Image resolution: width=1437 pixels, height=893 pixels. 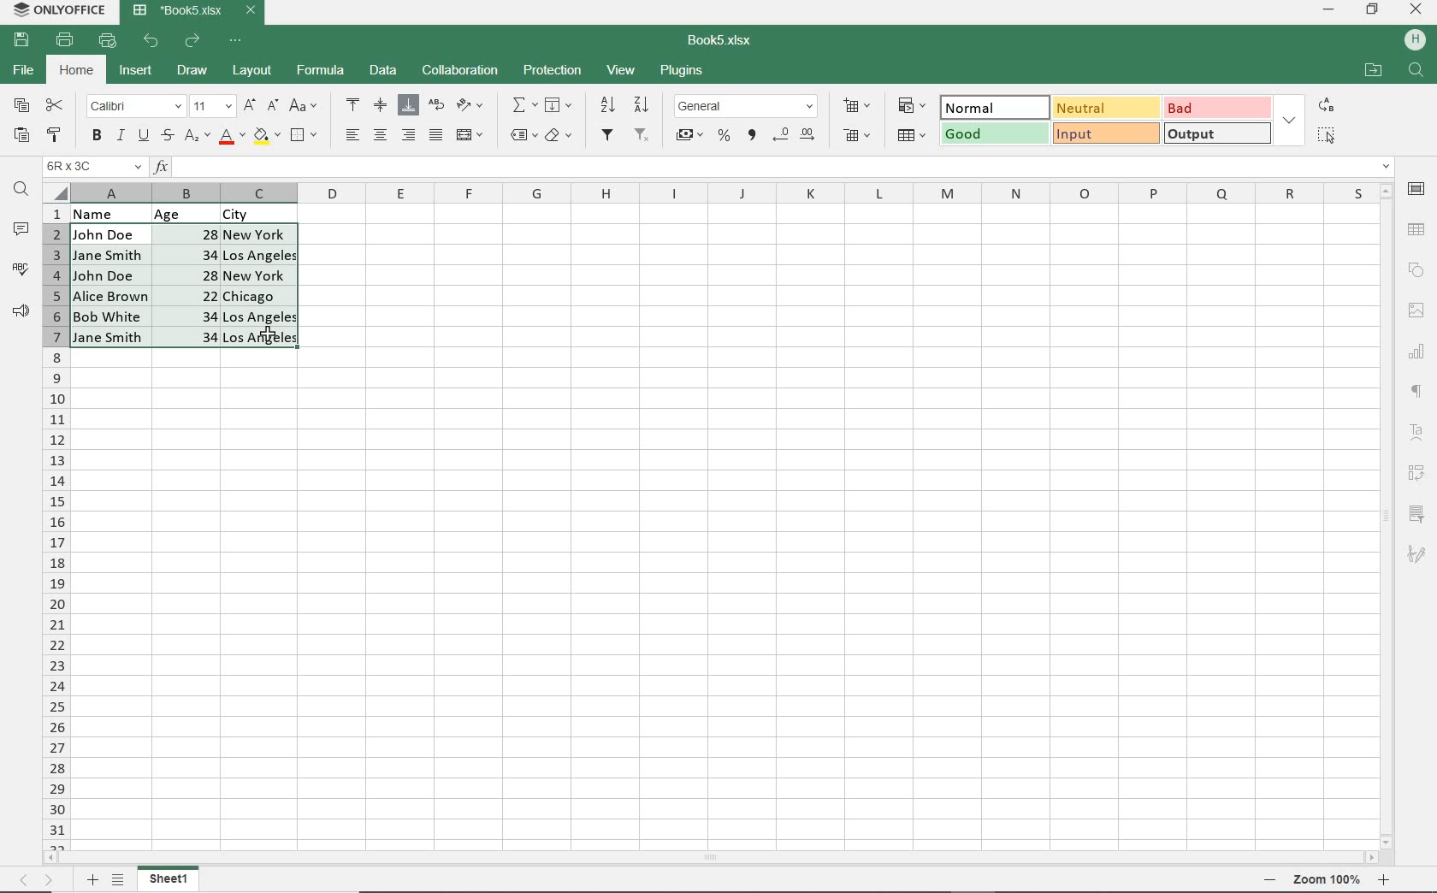 I want to click on INPUT, so click(x=1105, y=133).